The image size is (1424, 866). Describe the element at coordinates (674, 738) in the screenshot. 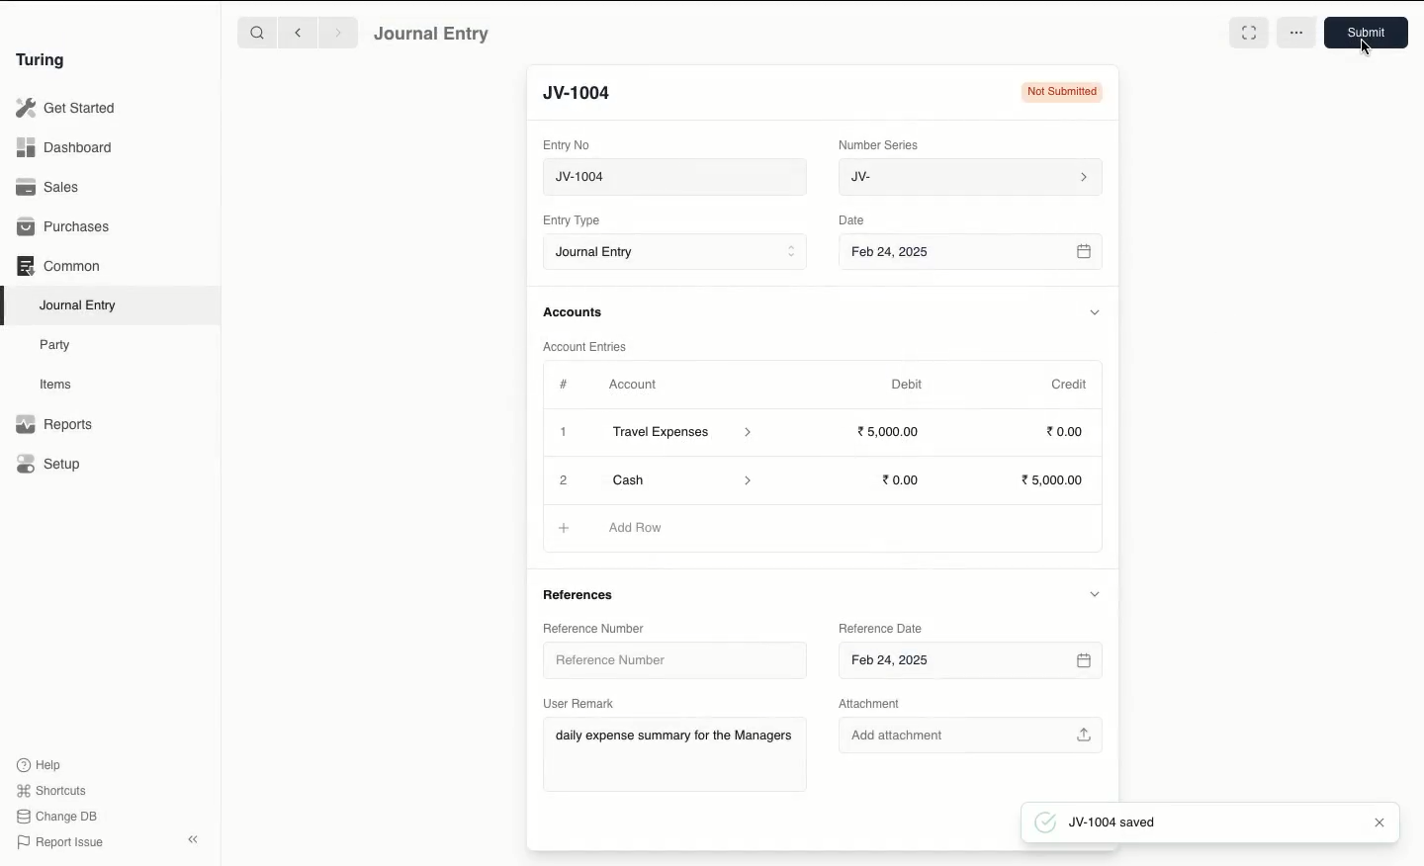

I see `daily expense summary for the Managers` at that location.